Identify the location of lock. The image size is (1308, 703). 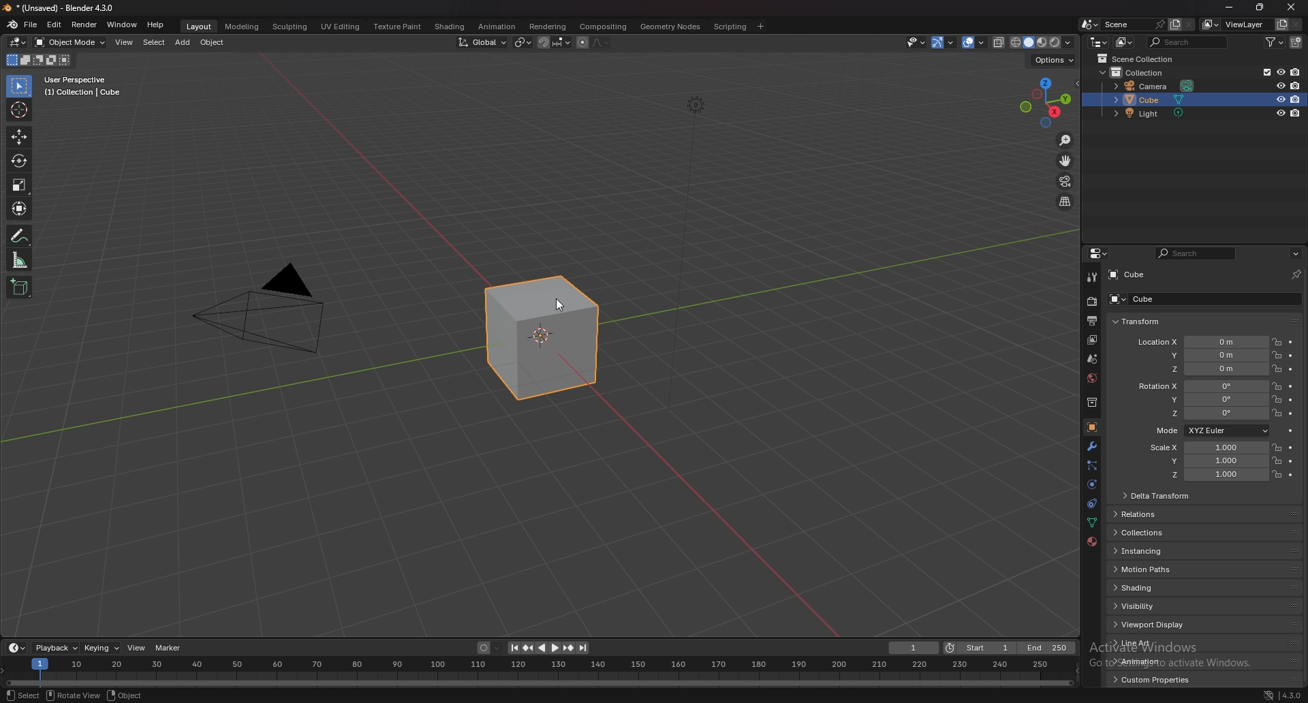
(1277, 399).